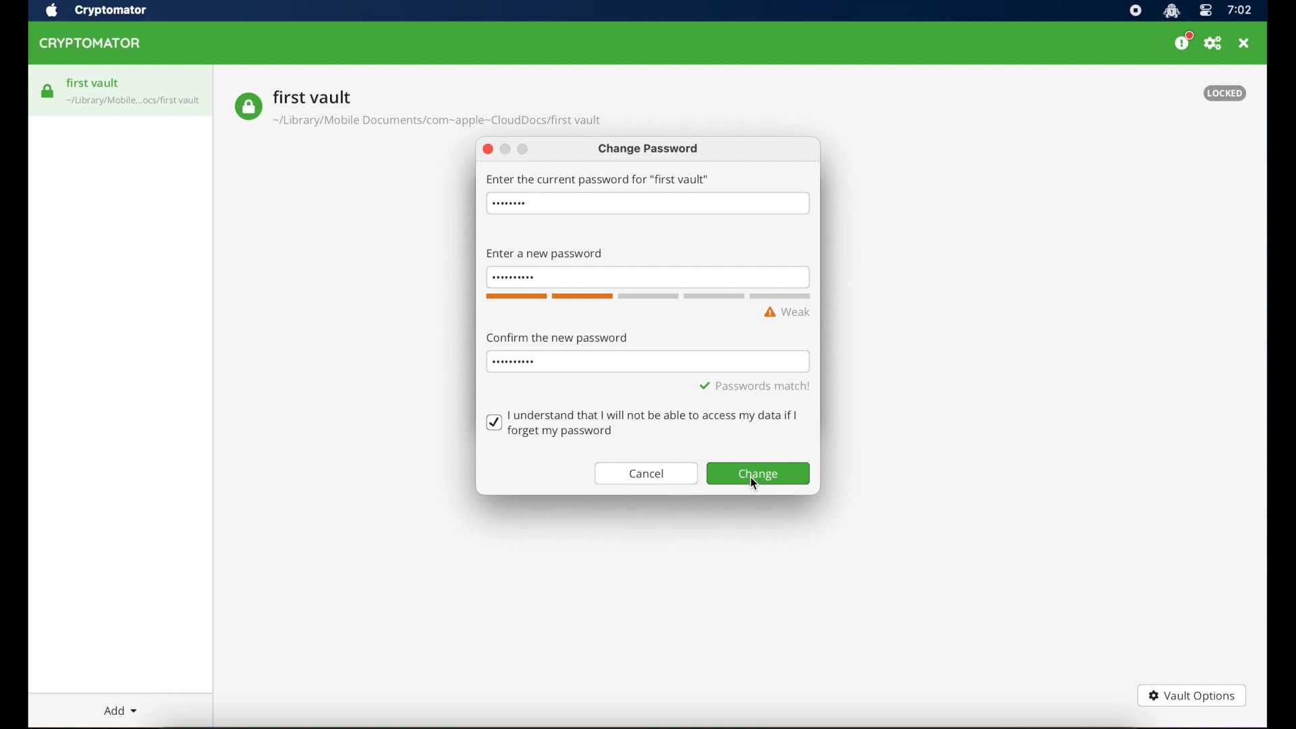 The width and height of the screenshot is (1296, 729). What do you see at coordinates (514, 362) in the screenshot?
I see `invisible password` at bounding box center [514, 362].